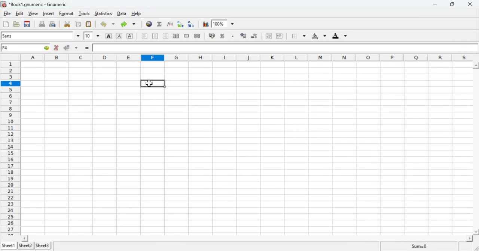 This screenshot has width=479, height=251. I want to click on Undo, so click(104, 24).